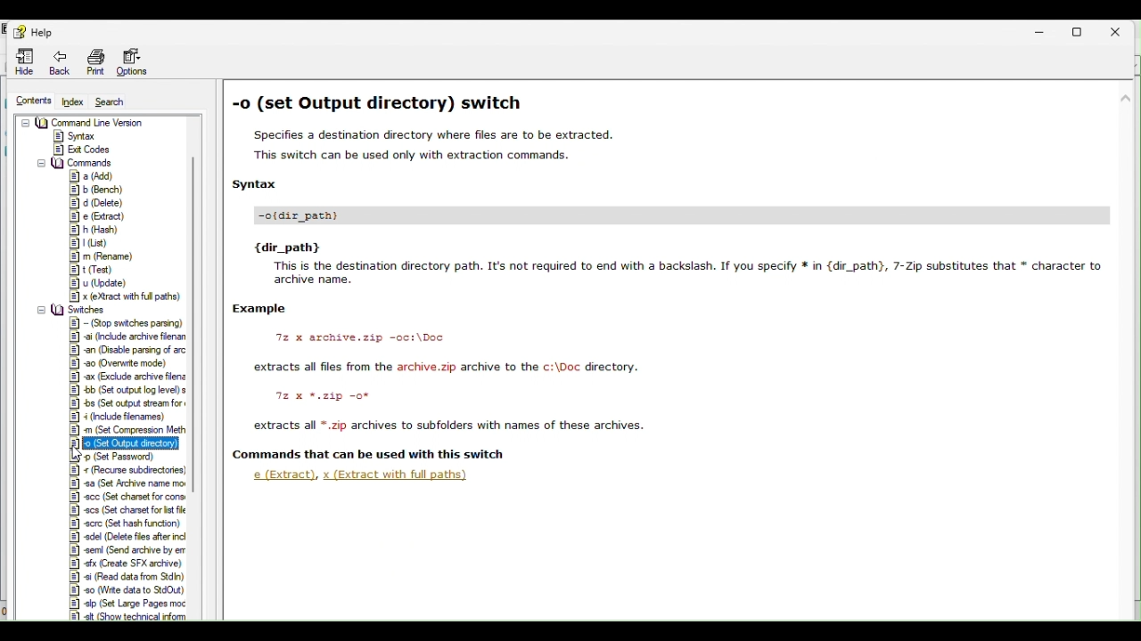 Image resolution: width=1141 pixels, height=641 pixels. Describe the element at coordinates (125, 338) in the screenshot. I see `Include archive` at that location.